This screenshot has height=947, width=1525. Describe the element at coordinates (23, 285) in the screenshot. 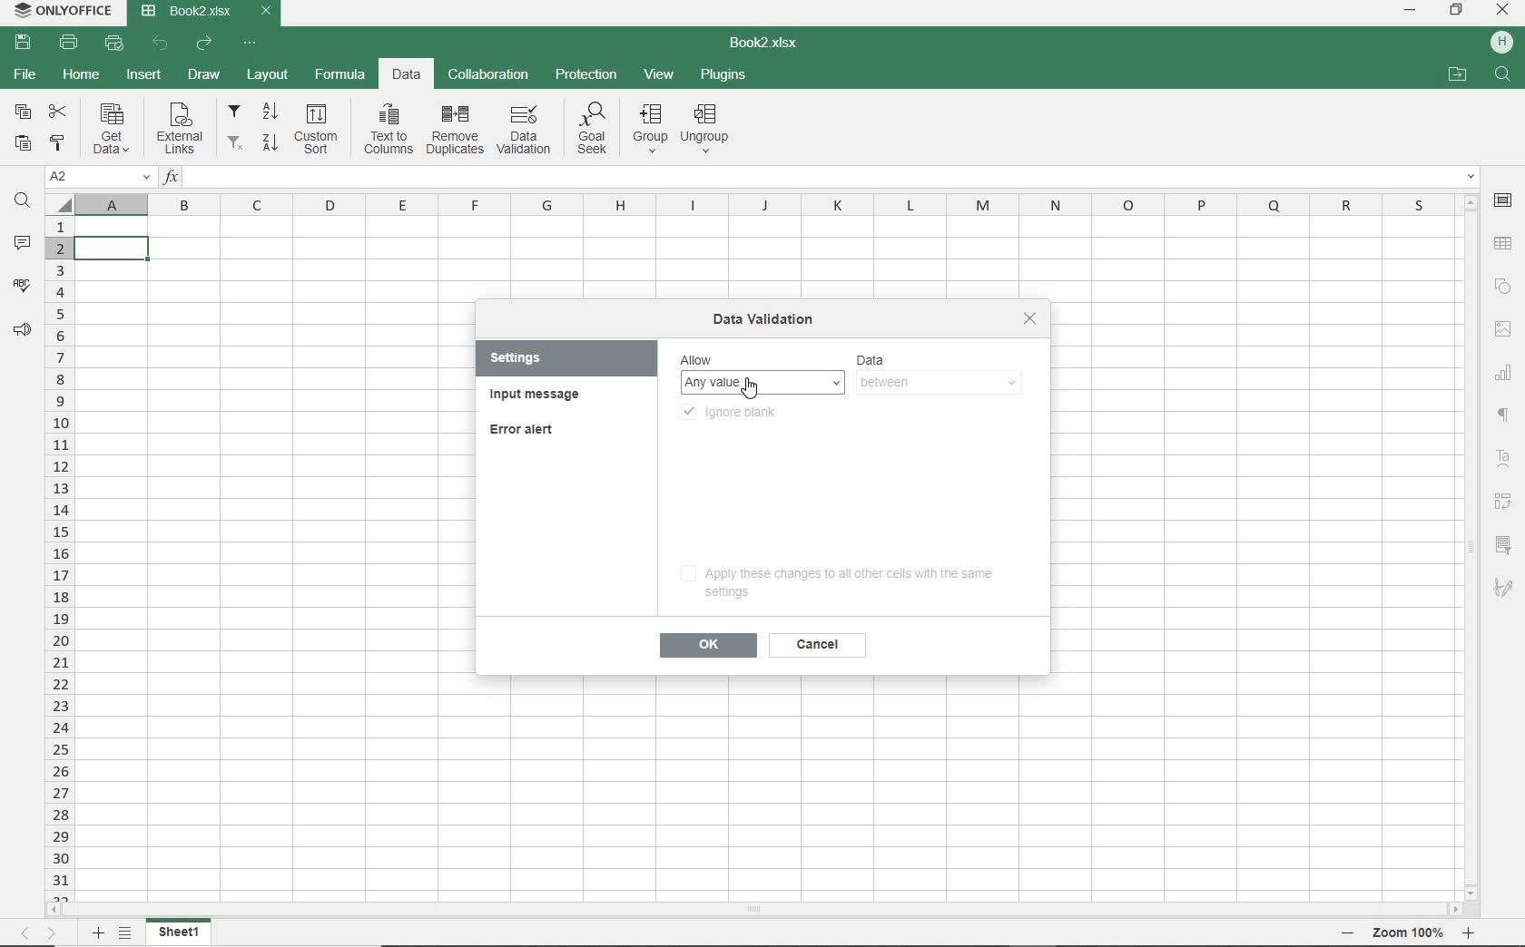

I see `SPELL CHECKING` at that location.